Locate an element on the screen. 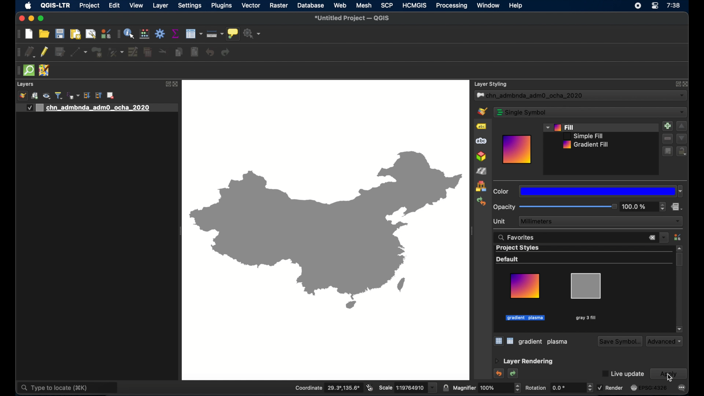 The width and height of the screenshot is (704, 396). open layout manager is located at coordinates (91, 34).